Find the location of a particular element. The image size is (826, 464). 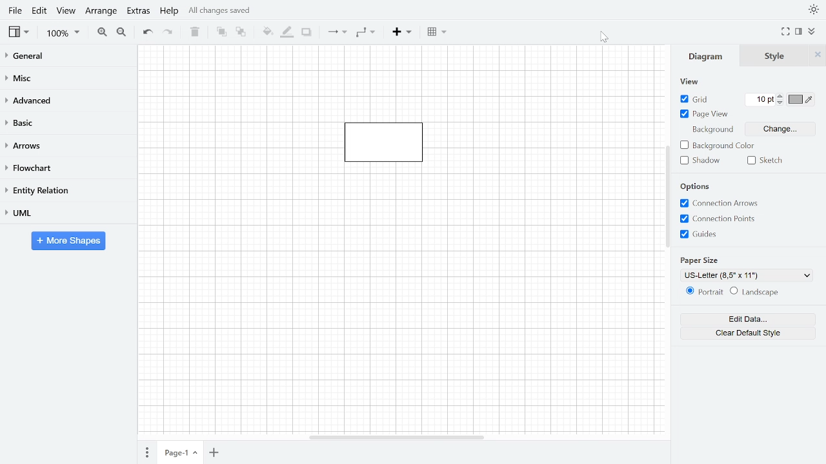

Current grid is located at coordinates (761, 99).